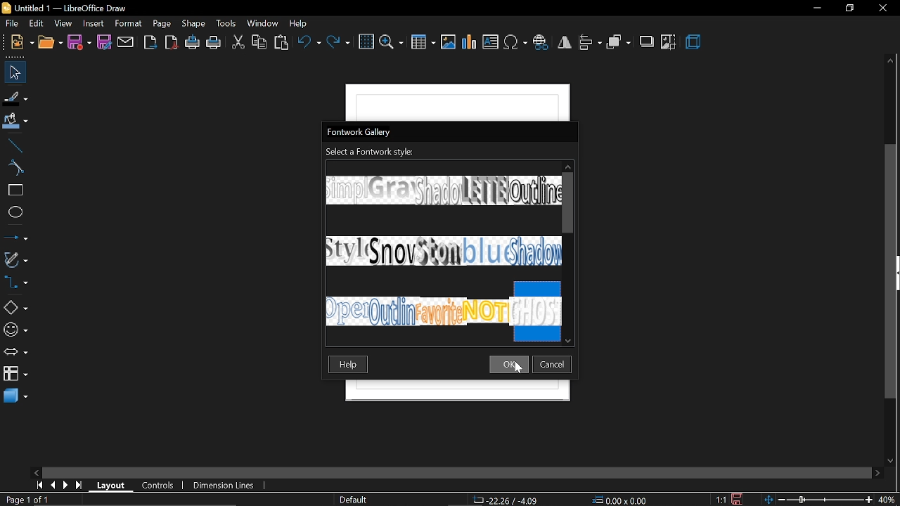 The width and height of the screenshot is (900, 506). Describe the element at coordinates (693, 42) in the screenshot. I see `3d effect` at that location.